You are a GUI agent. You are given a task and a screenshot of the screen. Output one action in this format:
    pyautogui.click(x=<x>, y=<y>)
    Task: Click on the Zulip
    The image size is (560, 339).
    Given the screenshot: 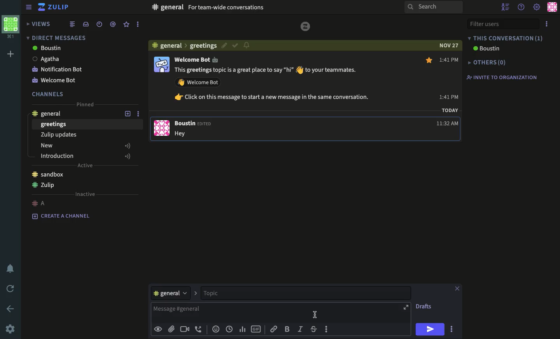 What is the action you would take?
    pyautogui.click(x=54, y=7)
    